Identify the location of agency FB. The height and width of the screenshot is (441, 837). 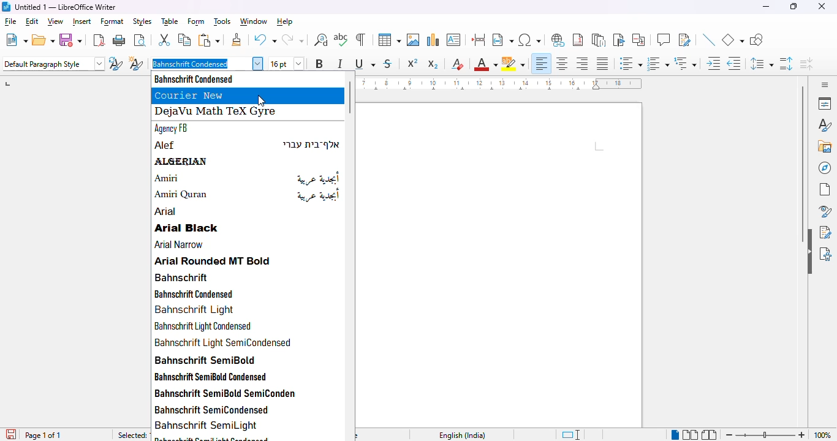
(175, 129).